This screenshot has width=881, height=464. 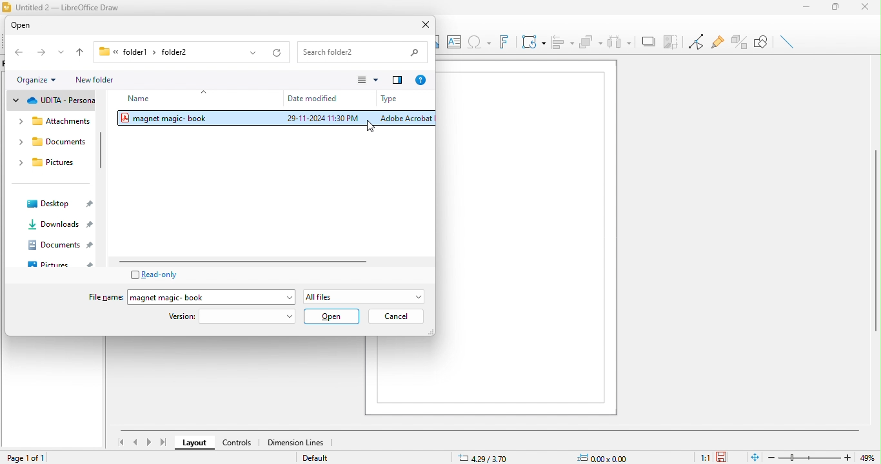 What do you see at coordinates (52, 122) in the screenshot?
I see `attachments` at bounding box center [52, 122].